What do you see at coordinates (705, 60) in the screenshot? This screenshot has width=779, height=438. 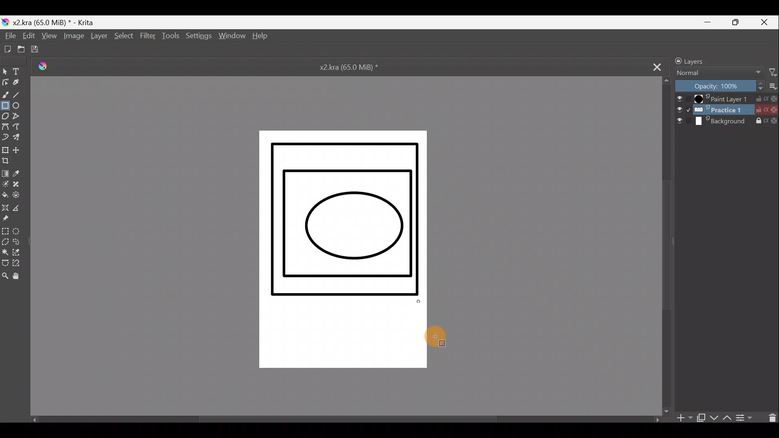 I see `Layers` at bounding box center [705, 60].